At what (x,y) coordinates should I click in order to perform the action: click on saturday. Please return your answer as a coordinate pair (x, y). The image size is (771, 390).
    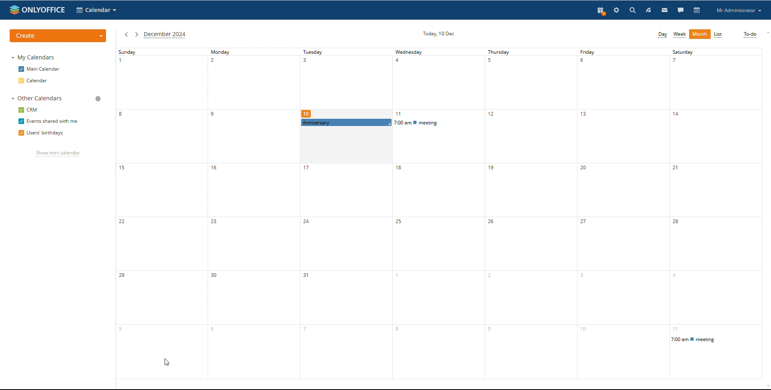
    Looking at the image, I should click on (714, 191).